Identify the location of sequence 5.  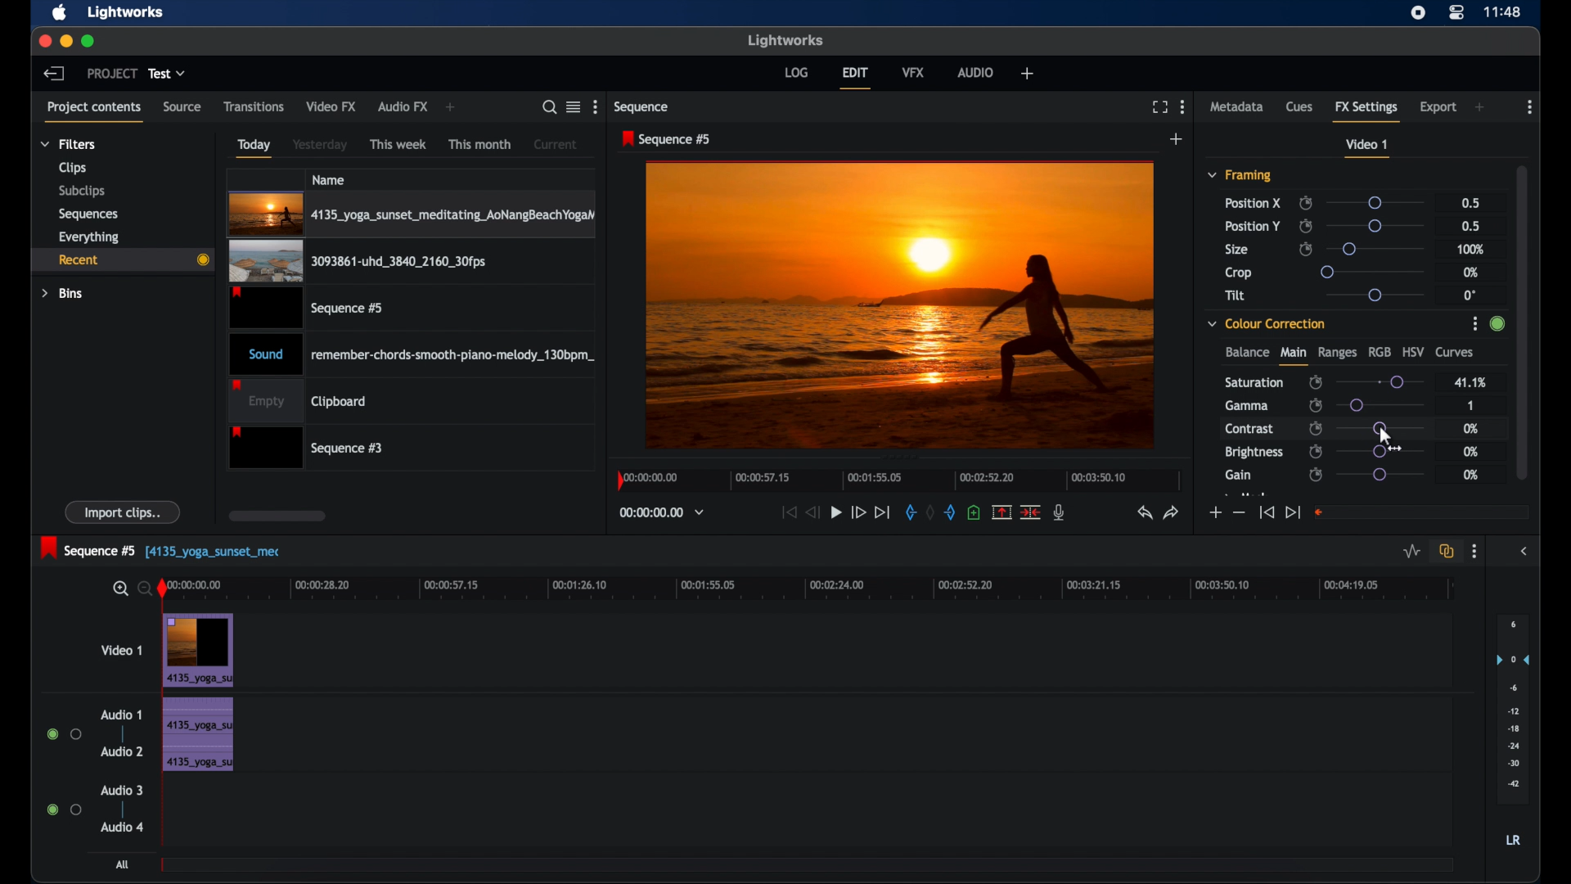
(89, 548).